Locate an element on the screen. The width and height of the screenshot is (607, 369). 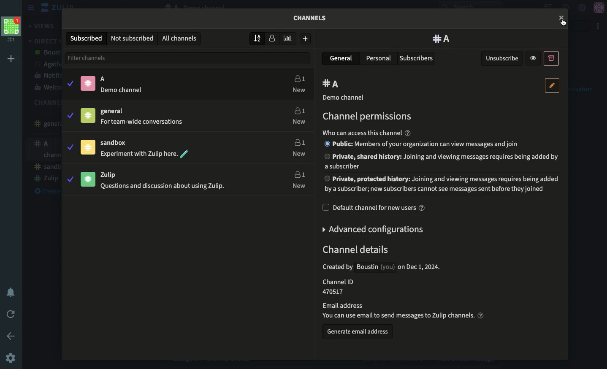
Zulip is located at coordinates (49, 8).